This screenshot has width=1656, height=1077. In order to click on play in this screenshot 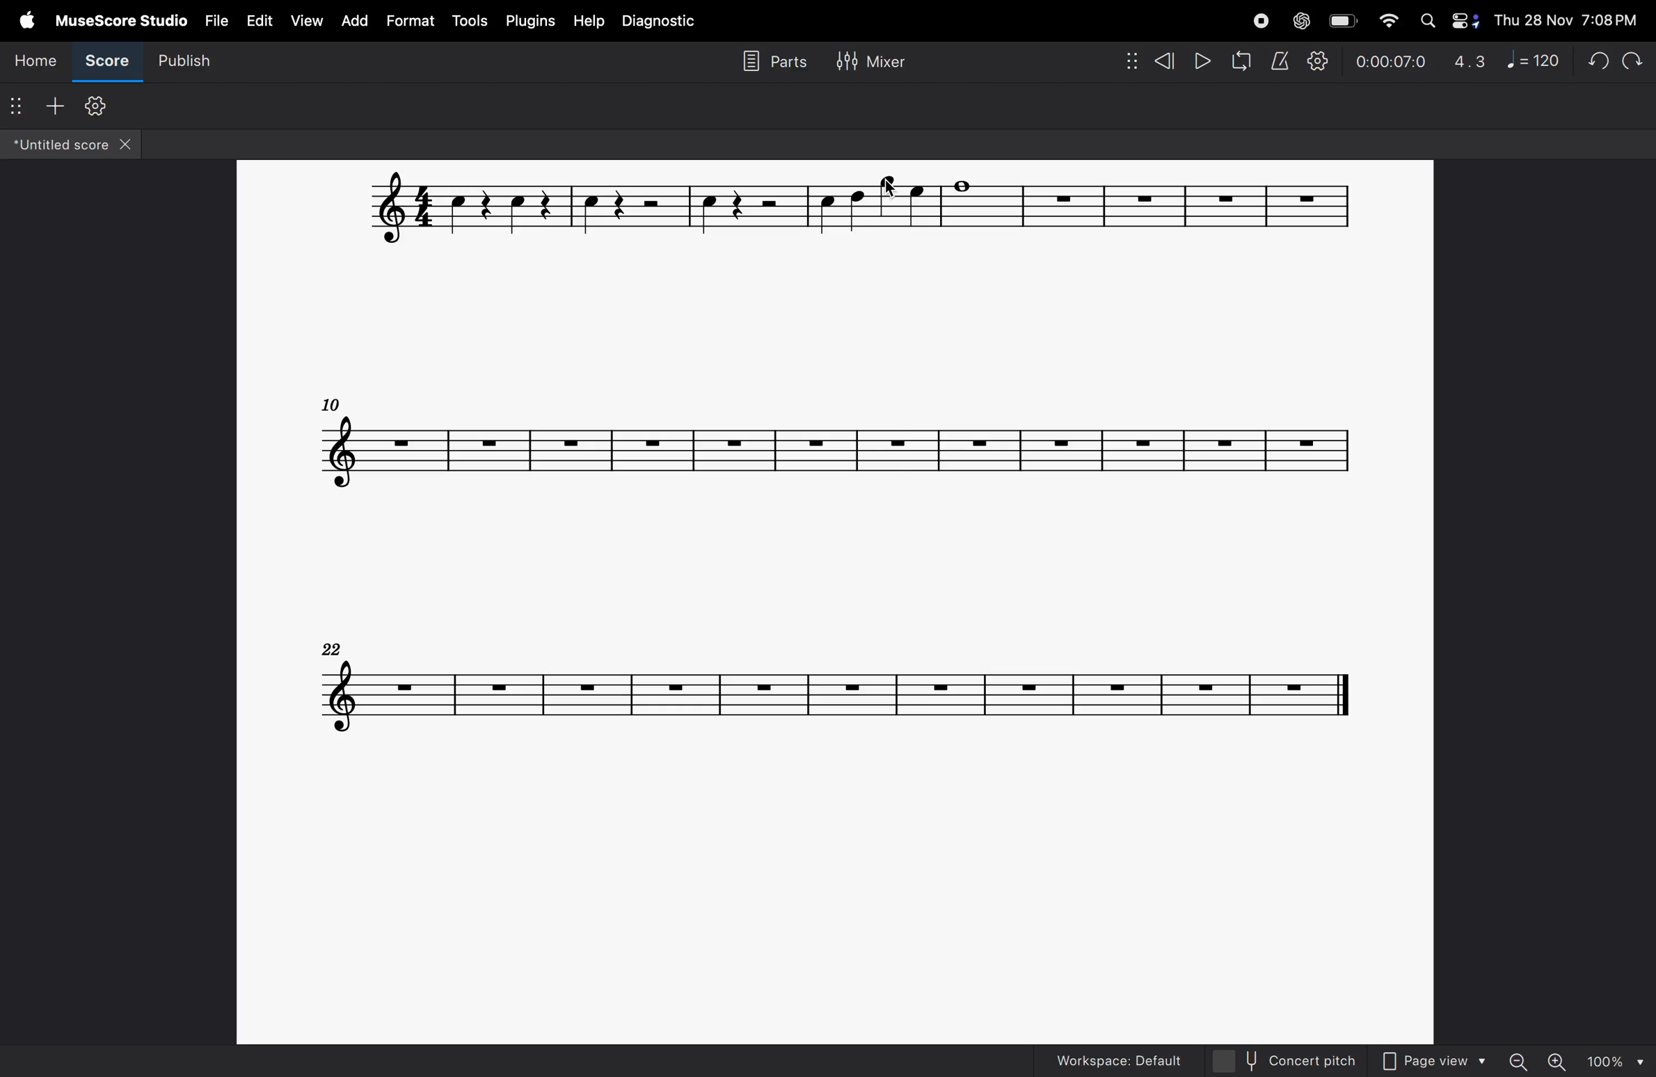, I will do `click(1203, 63)`.